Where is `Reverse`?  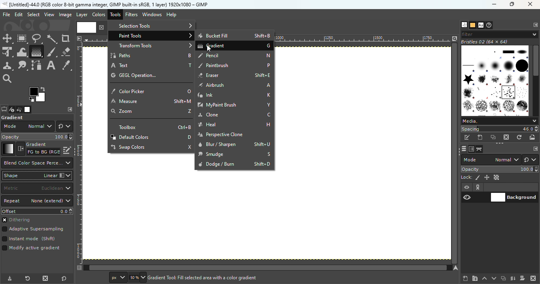
Reverse is located at coordinates (38, 149).